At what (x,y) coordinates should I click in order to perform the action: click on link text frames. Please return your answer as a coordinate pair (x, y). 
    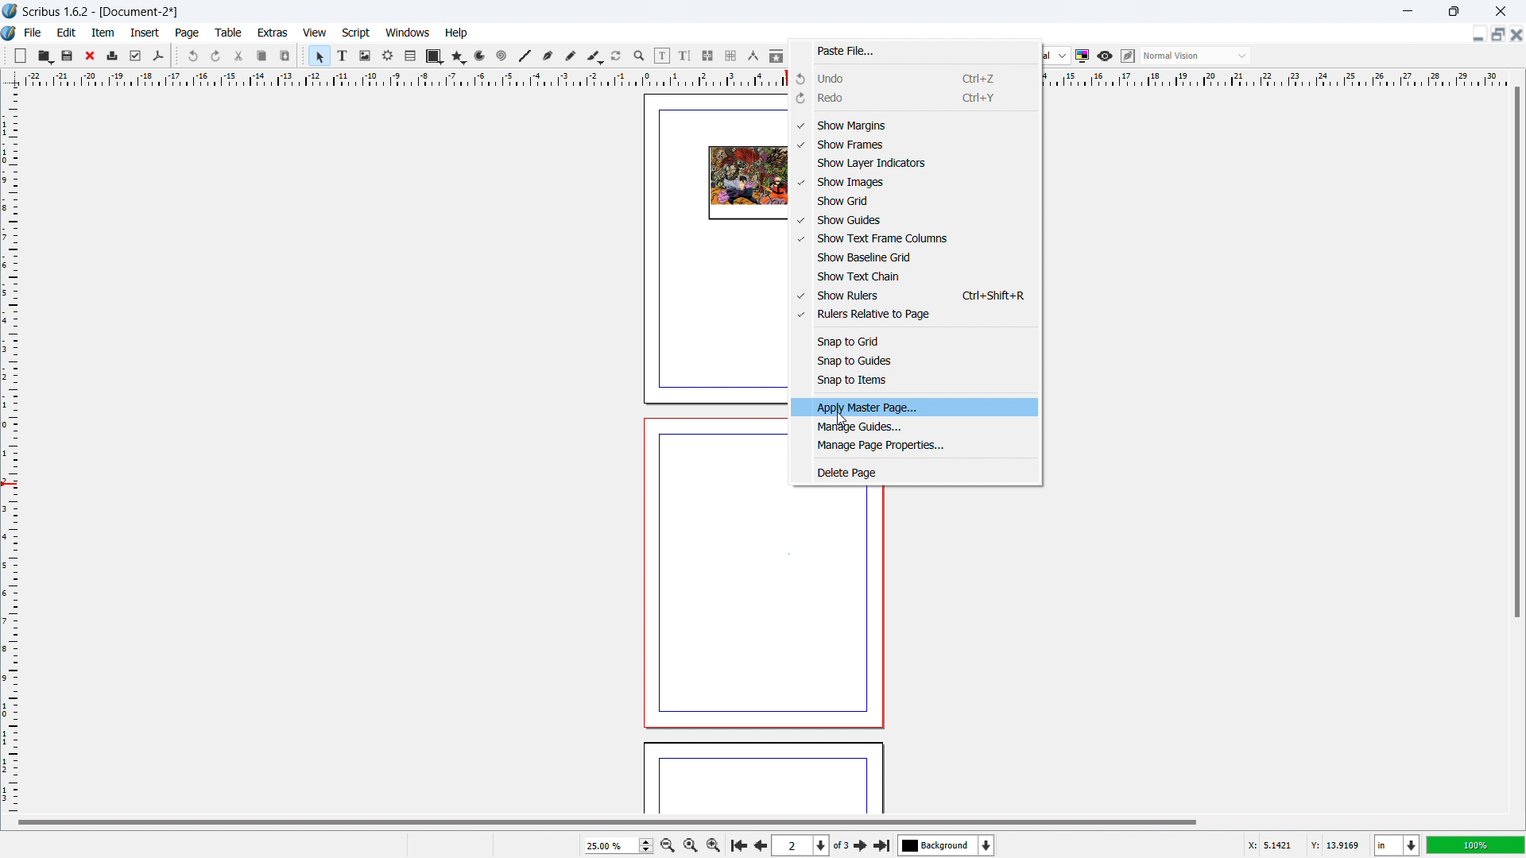
    Looking at the image, I should click on (708, 56).